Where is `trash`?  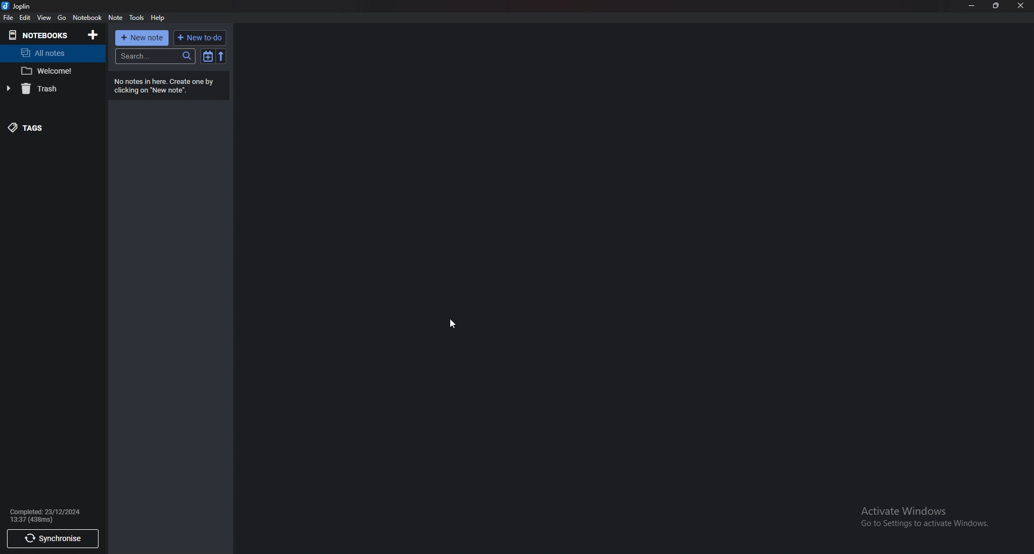 trash is located at coordinates (50, 89).